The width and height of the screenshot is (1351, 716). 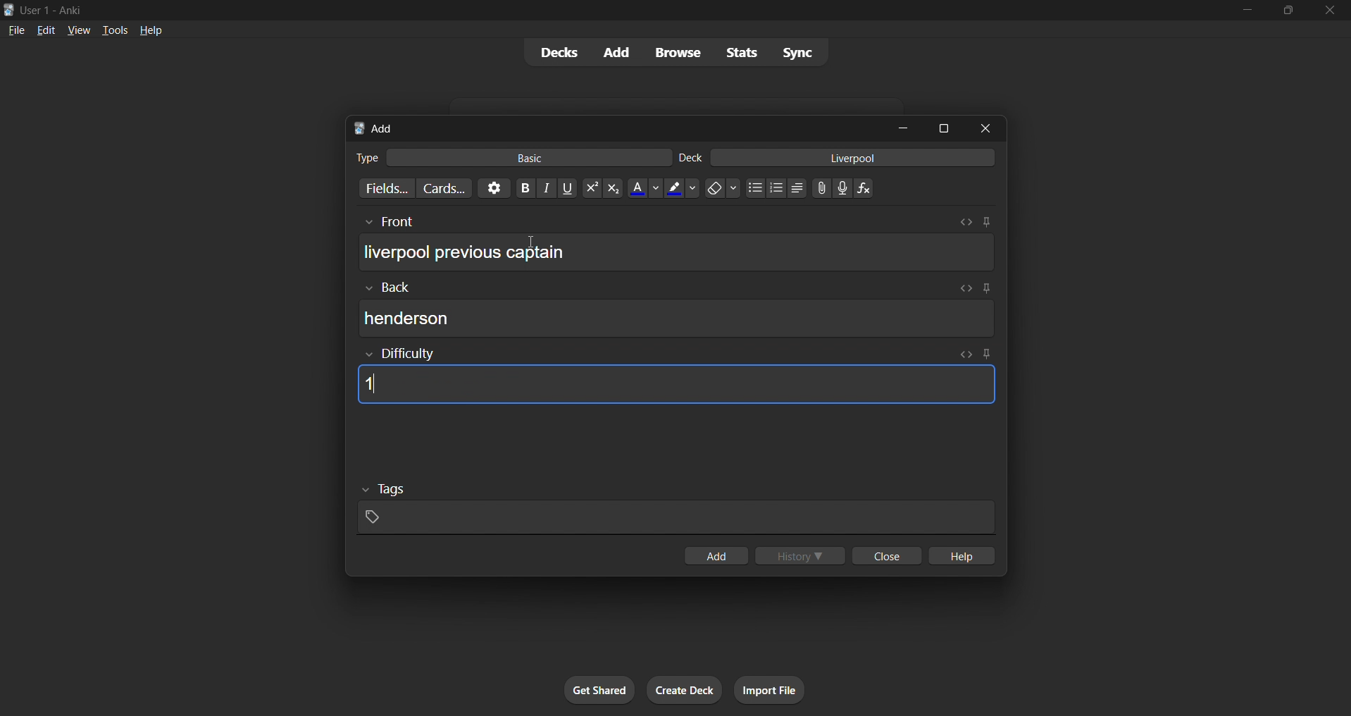 What do you see at coordinates (529, 242) in the screenshot?
I see `cursor` at bounding box center [529, 242].